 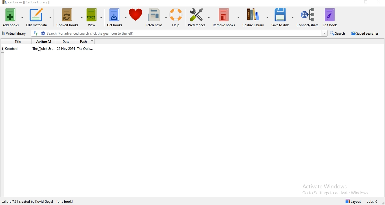 What do you see at coordinates (36, 200) in the screenshot?
I see `calibre 7.21 created  by Kovid goyal [one book]` at bounding box center [36, 200].